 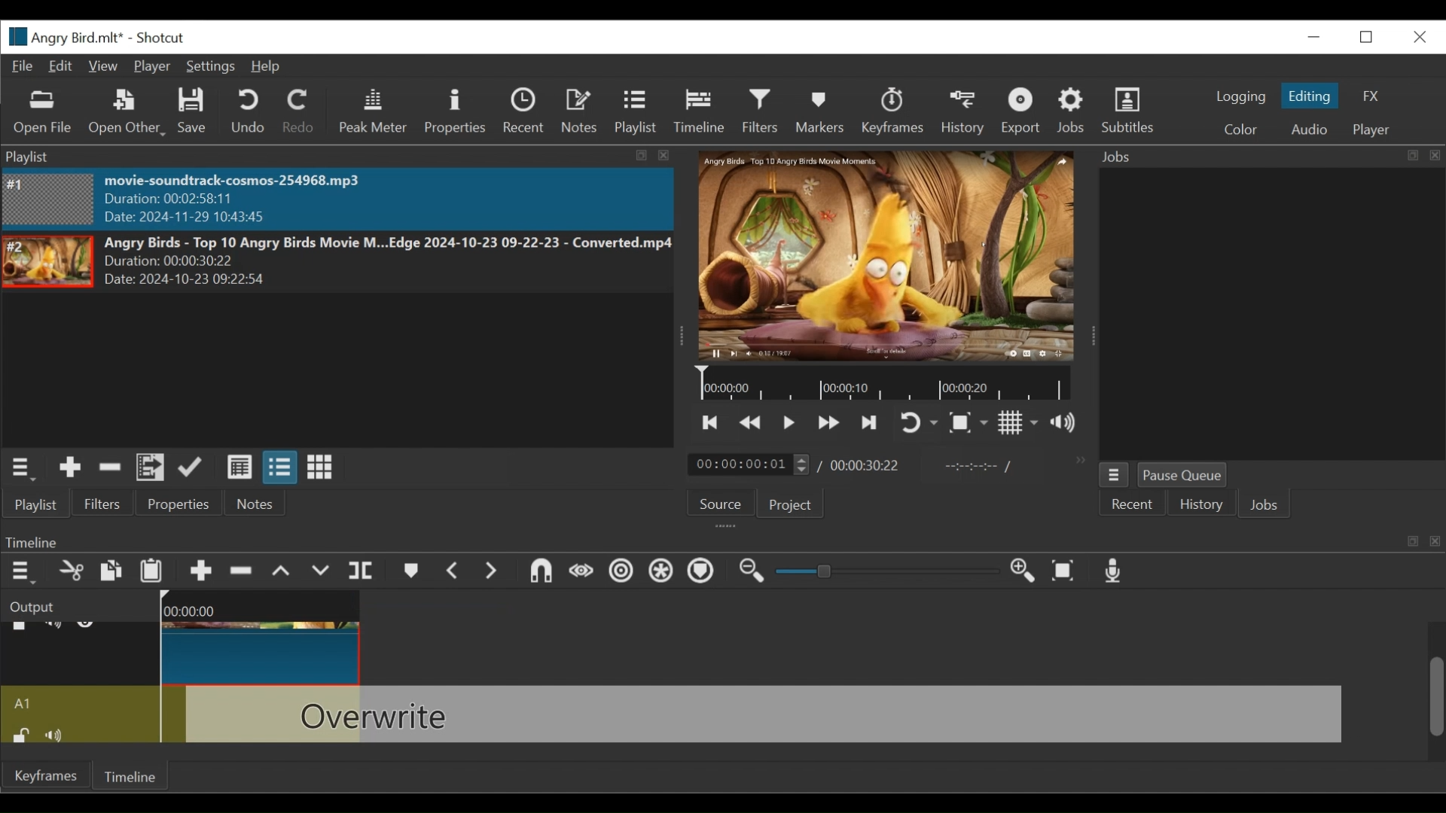 I want to click on Exort, so click(x=1023, y=112).